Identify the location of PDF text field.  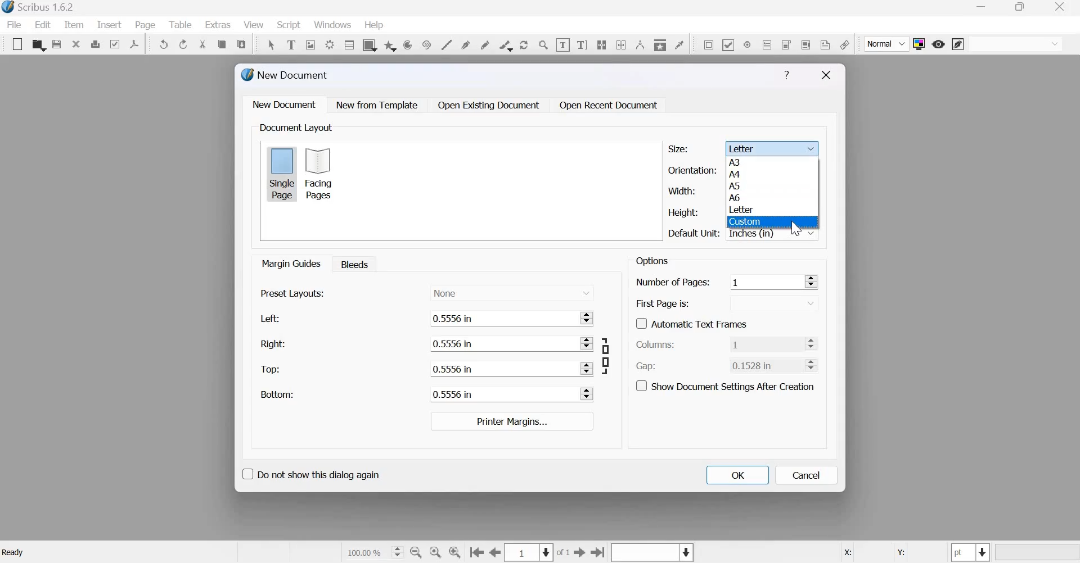
(767, 44).